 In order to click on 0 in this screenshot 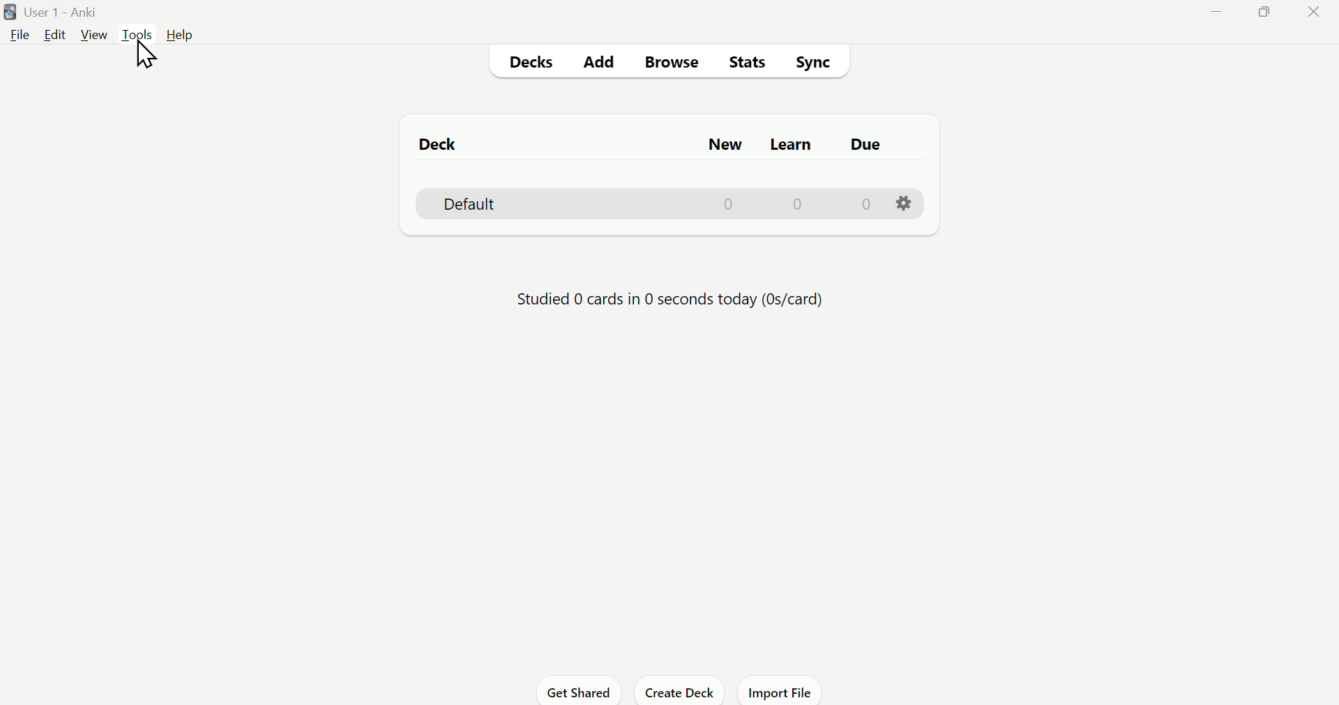, I will do `click(799, 203)`.